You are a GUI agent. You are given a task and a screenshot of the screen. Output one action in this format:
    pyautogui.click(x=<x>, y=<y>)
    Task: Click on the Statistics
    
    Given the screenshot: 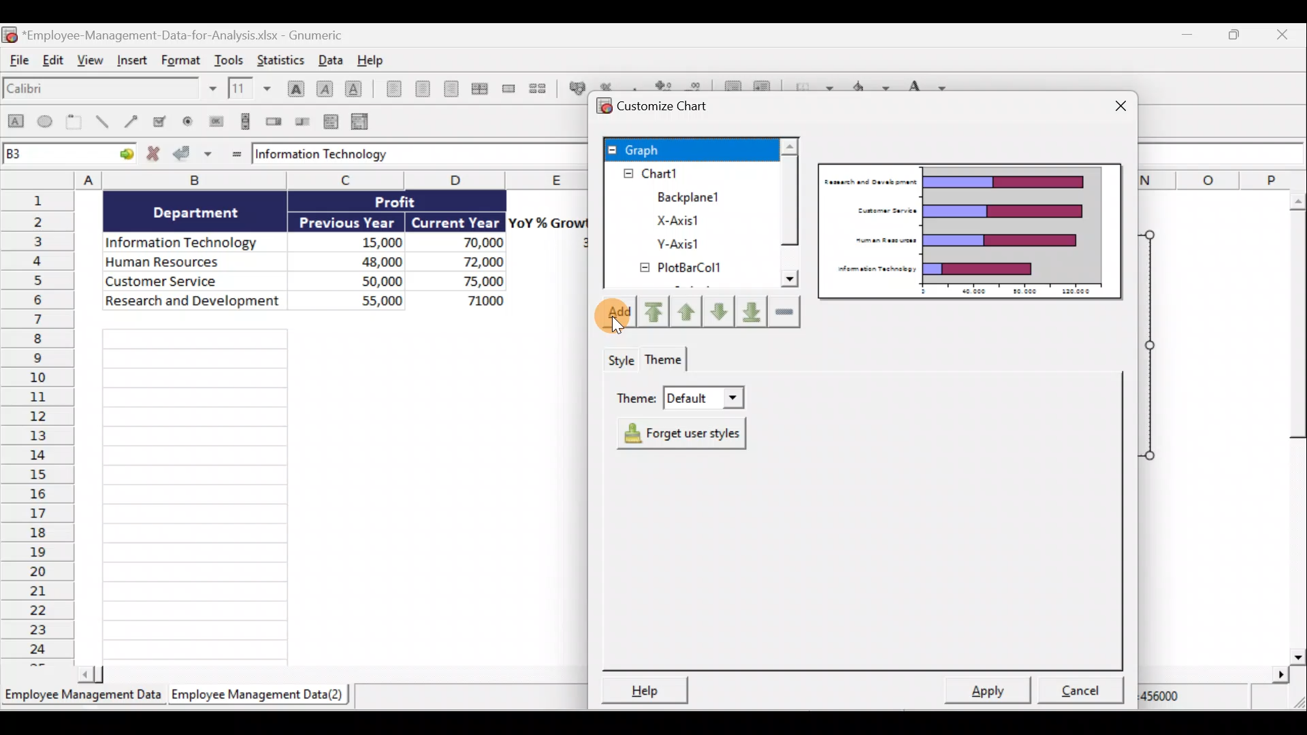 What is the action you would take?
    pyautogui.click(x=285, y=59)
    